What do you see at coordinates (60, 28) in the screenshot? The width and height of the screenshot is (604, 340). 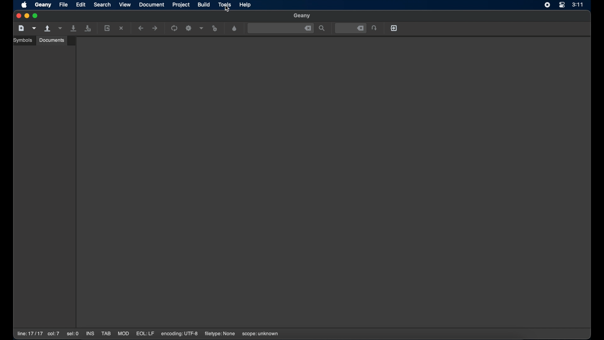 I see `open a recent file` at bounding box center [60, 28].